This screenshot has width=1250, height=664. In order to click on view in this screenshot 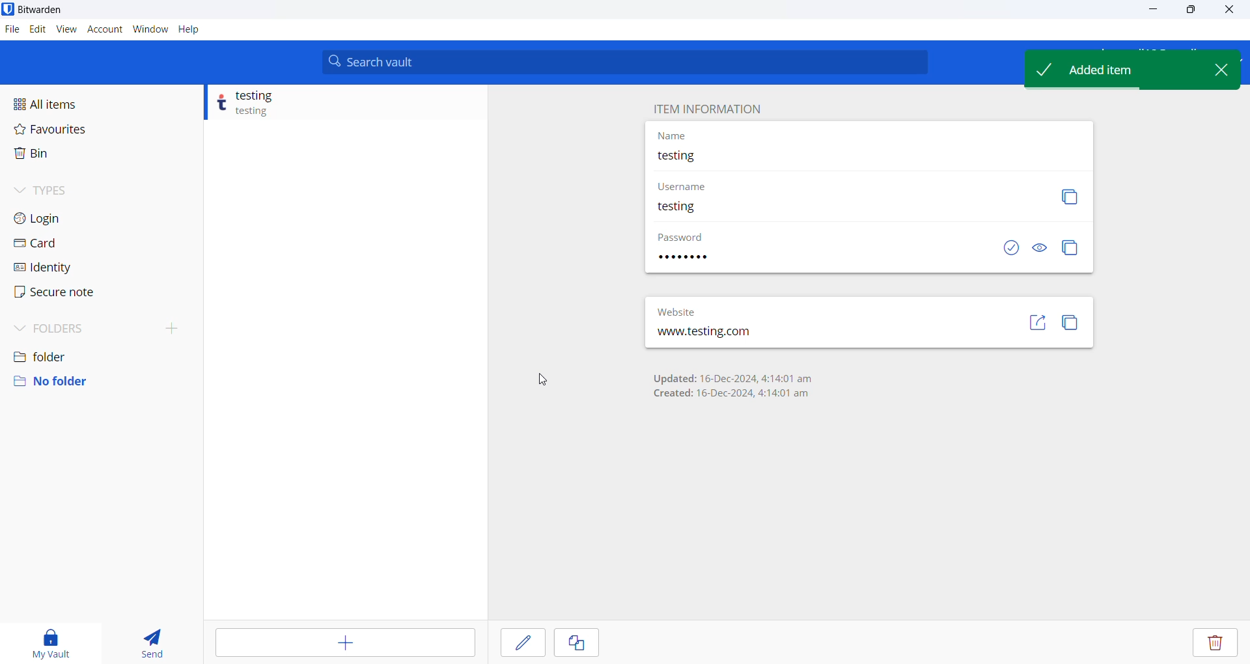, I will do `click(64, 30)`.